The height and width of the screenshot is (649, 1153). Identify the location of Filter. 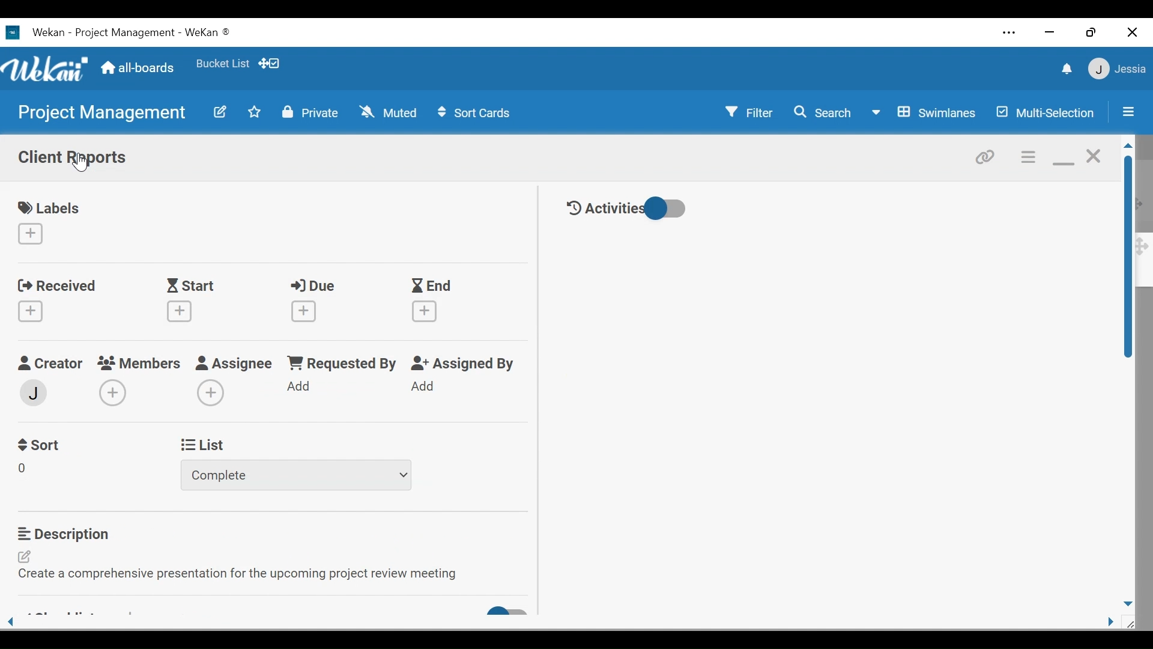
(748, 113).